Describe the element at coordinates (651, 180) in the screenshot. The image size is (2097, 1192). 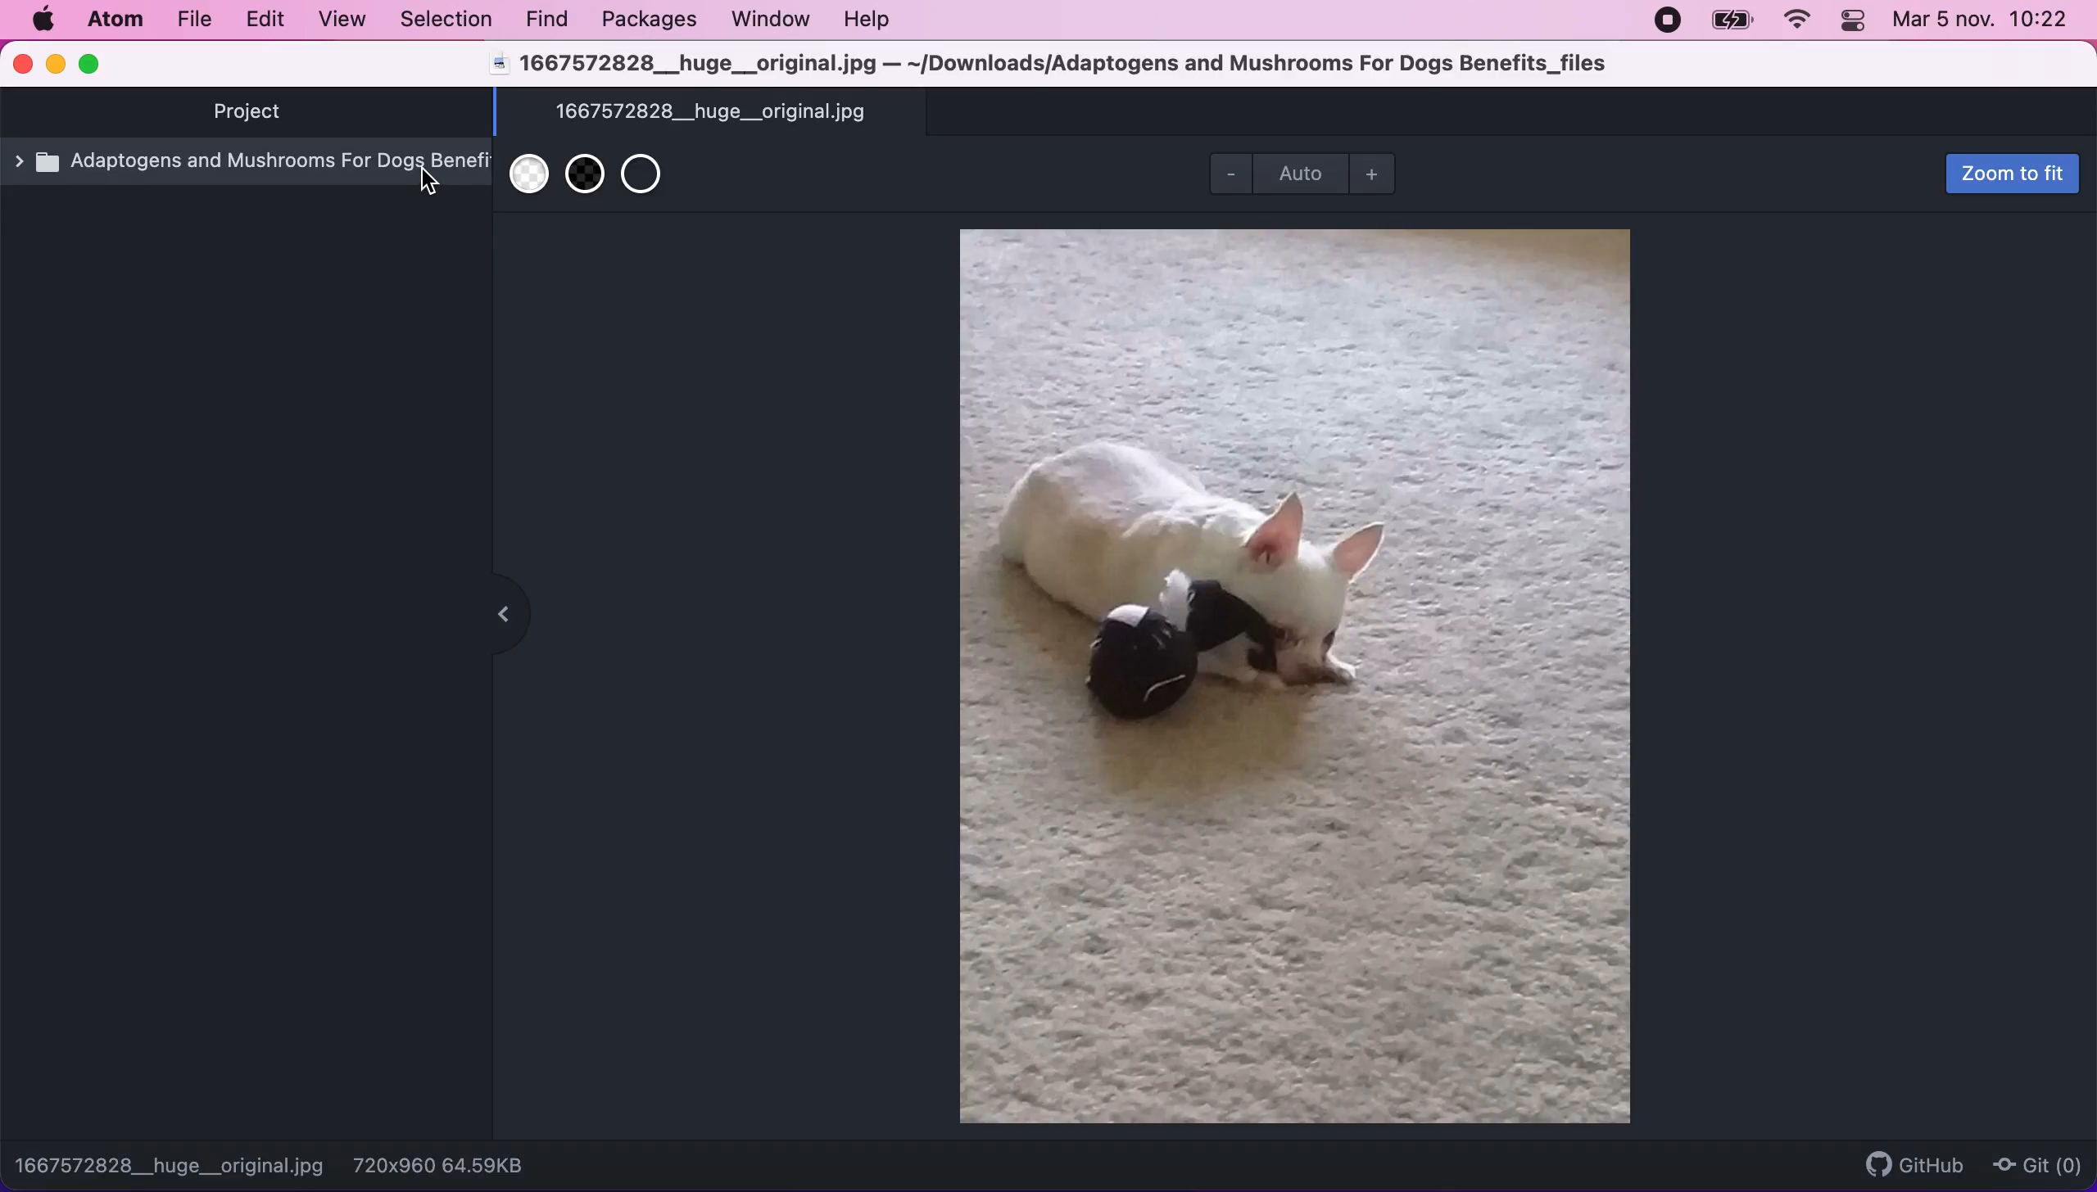
I see `use transparent background` at that location.